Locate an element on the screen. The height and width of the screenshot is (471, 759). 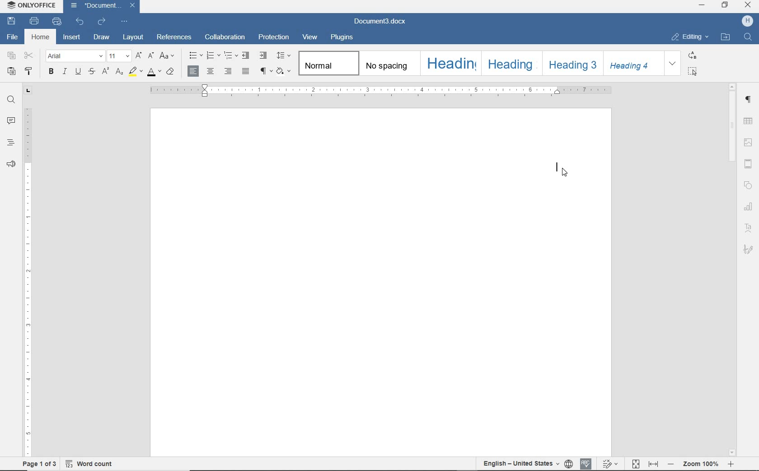
REPLACE is located at coordinates (698, 55).